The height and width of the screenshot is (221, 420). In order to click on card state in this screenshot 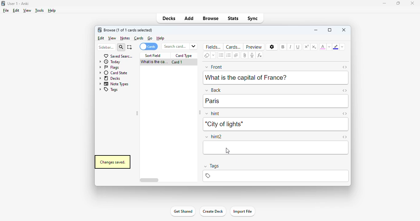, I will do `click(113, 73)`.